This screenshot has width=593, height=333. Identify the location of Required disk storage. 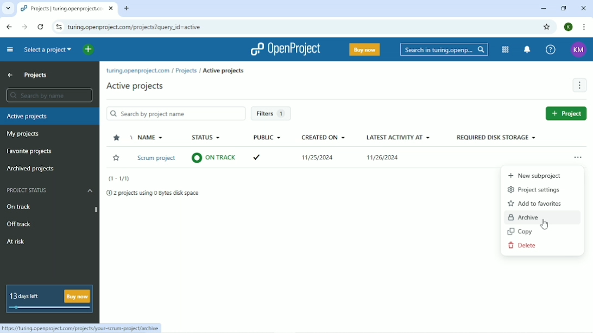
(495, 138).